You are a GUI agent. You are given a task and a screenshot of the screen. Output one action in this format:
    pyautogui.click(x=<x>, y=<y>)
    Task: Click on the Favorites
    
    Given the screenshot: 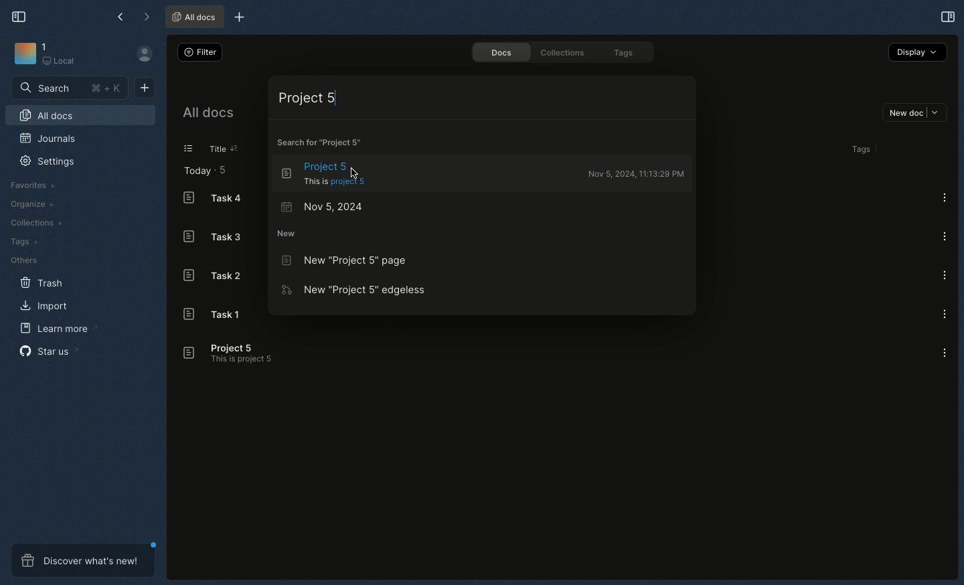 What is the action you would take?
    pyautogui.click(x=29, y=185)
    